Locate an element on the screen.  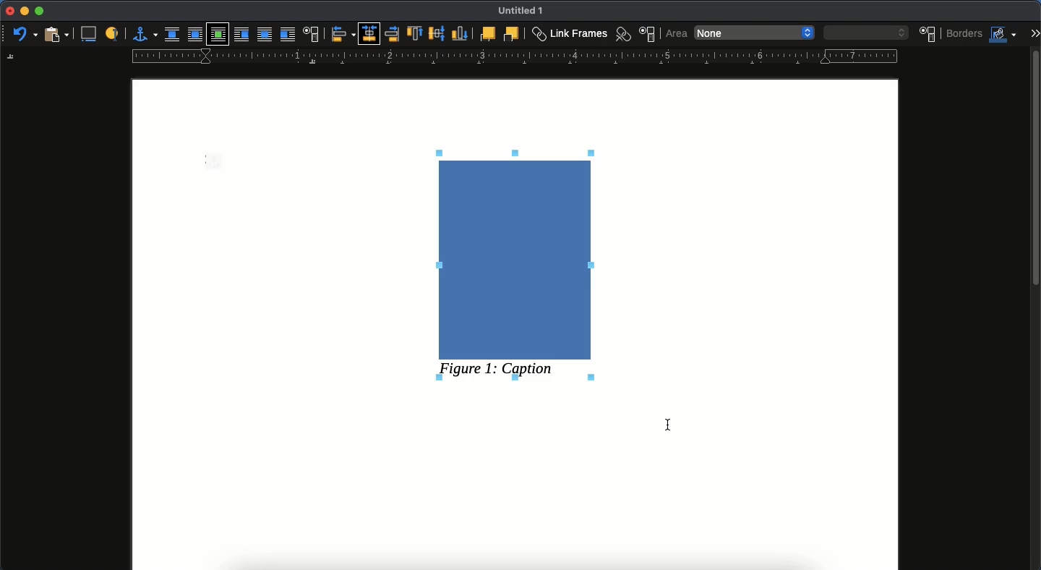
minimize is located at coordinates (22, 11).